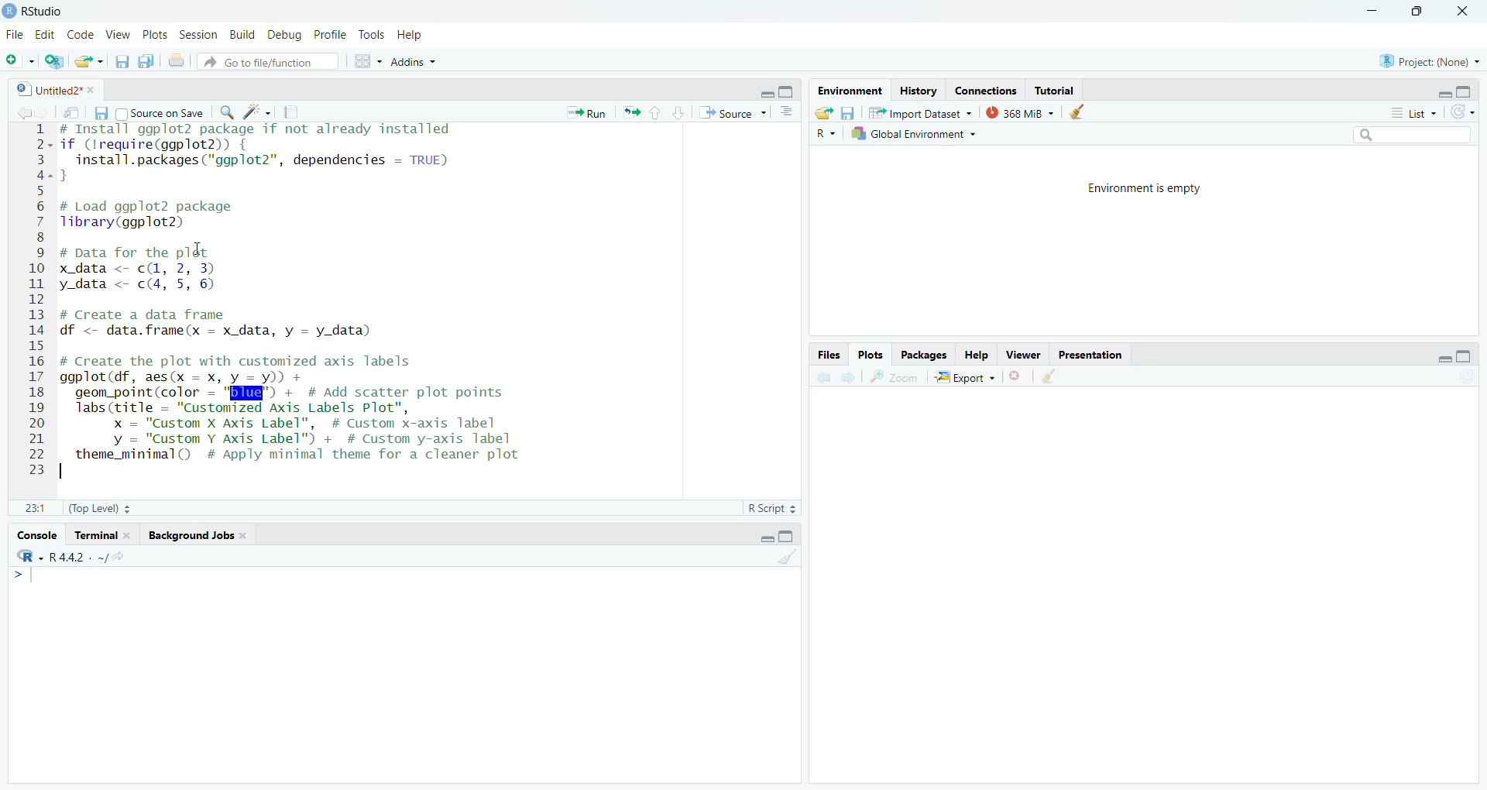 The height and width of the screenshot is (790, 1487). I want to click on save, so click(851, 113).